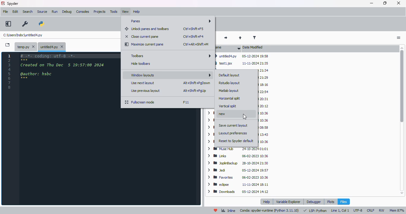 This screenshot has height=214, width=406. I want to click on test1.jsx, so click(243, 63).